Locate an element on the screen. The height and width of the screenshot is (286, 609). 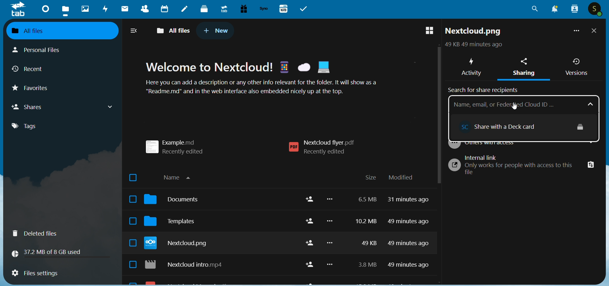
welcome text is located at coordinates (270, 80).